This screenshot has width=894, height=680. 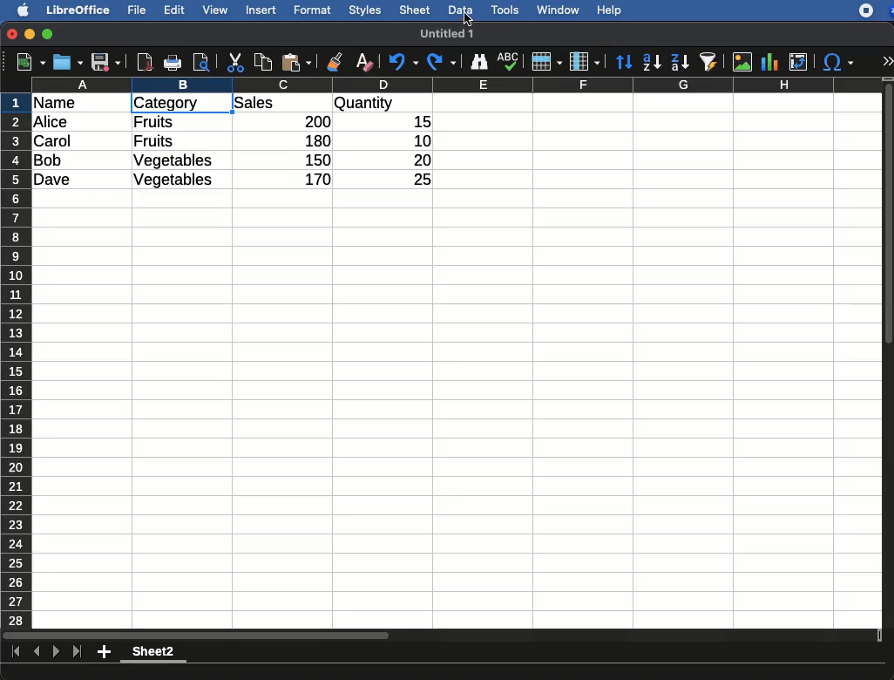 What do you see at coordinates (13, 36) in the screenshot?
I see `close` at bounding box center [13, 36].